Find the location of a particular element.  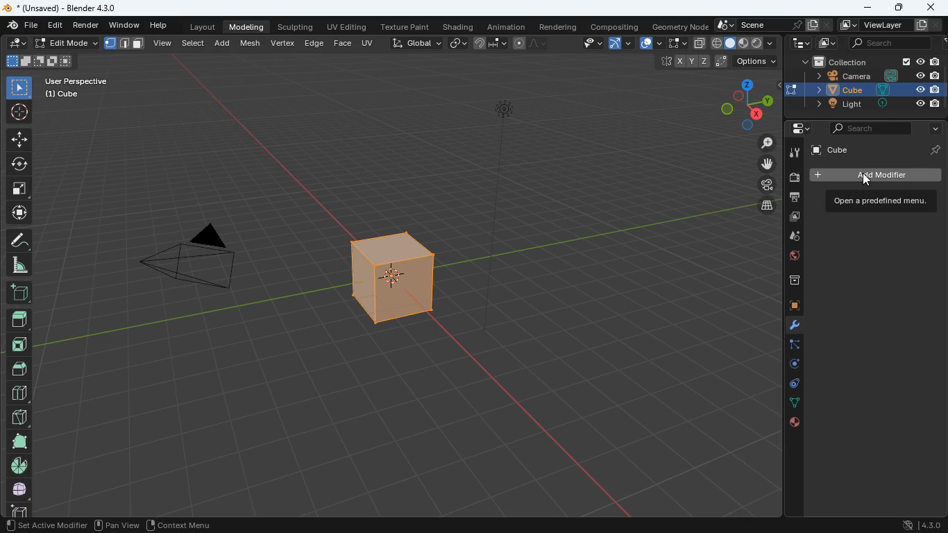

rendering is located at coordinates (560, 26).